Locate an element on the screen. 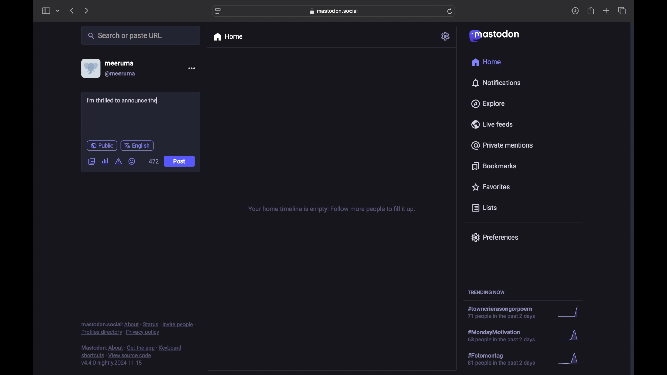 This screenshot has height=375, width=667. home is located at coordinates (487, 62).